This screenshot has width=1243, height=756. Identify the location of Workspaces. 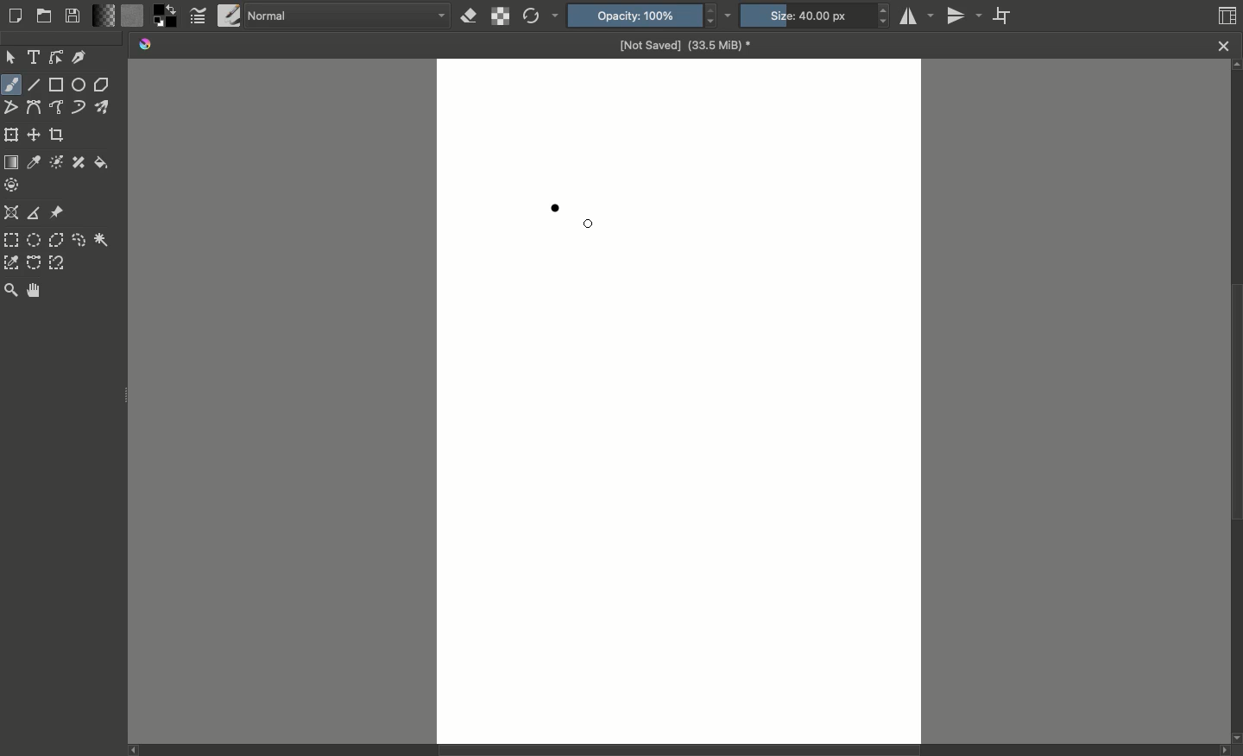
(1227, 14).